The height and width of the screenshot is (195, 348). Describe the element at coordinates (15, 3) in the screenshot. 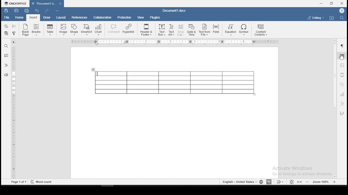

I see `ONLYOFFICE` at that location.